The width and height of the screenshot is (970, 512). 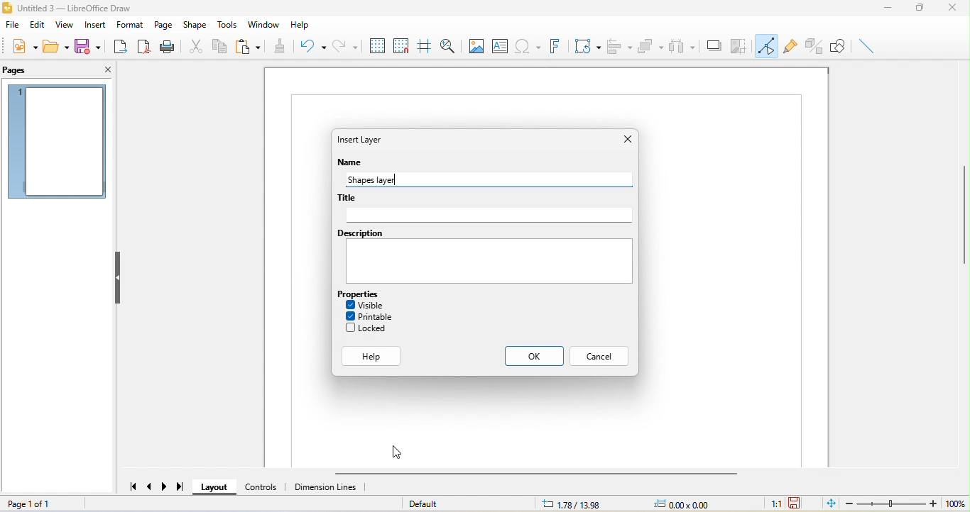 I want to click on title, so click(x=349, y=198).